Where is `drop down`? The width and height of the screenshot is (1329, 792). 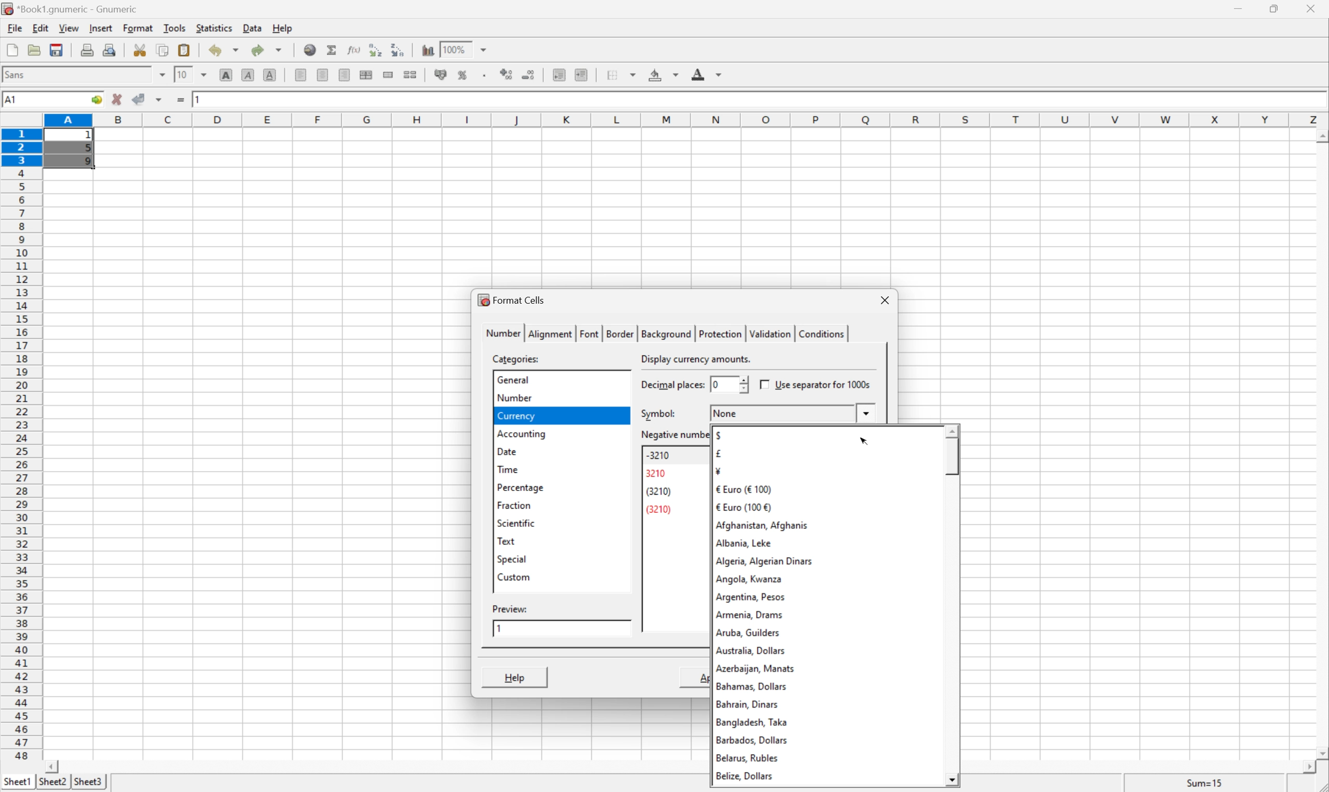 drop down is located at coordinates (867, 413).